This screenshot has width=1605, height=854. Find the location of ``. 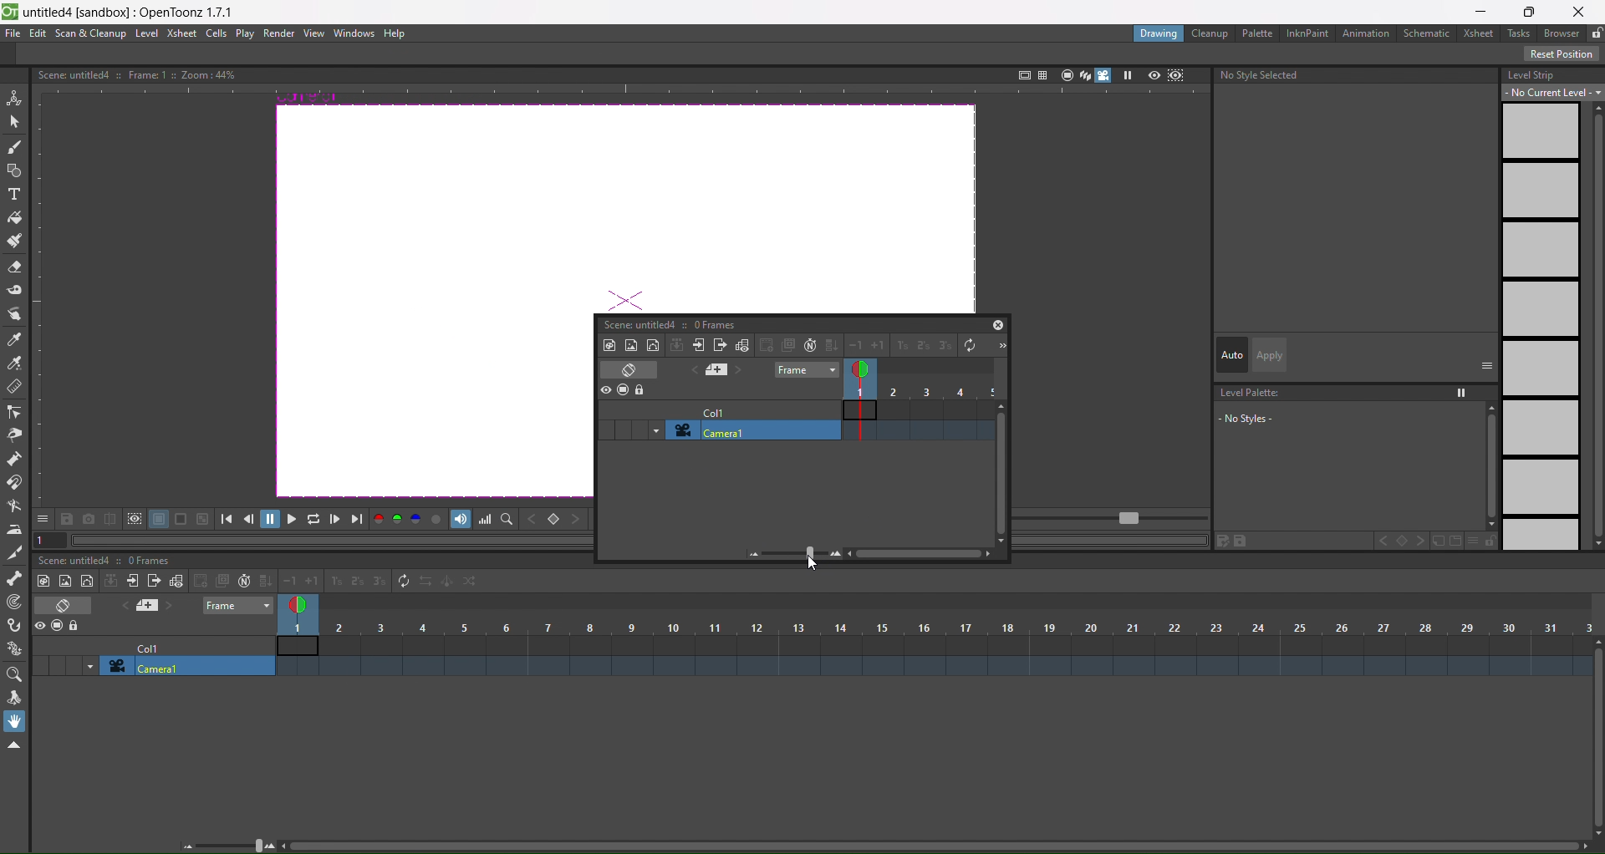

 is located at coordinates (15, 698).